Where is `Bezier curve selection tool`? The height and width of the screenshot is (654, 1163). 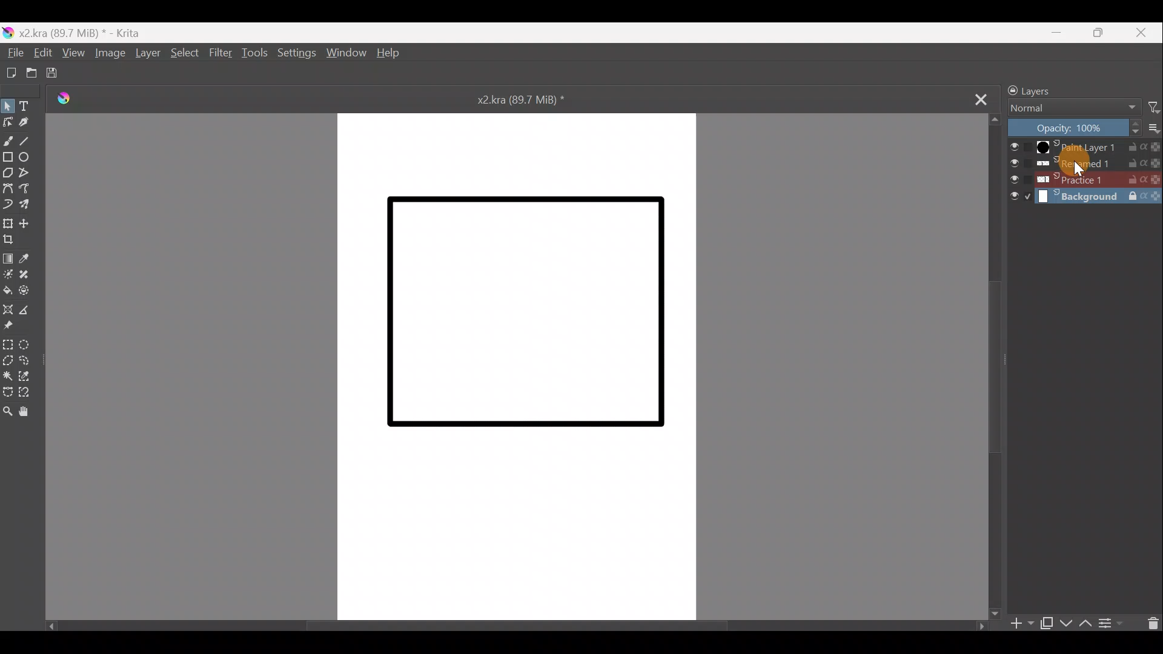 Bezier curve selection tool is located at coordinates (7, 392).